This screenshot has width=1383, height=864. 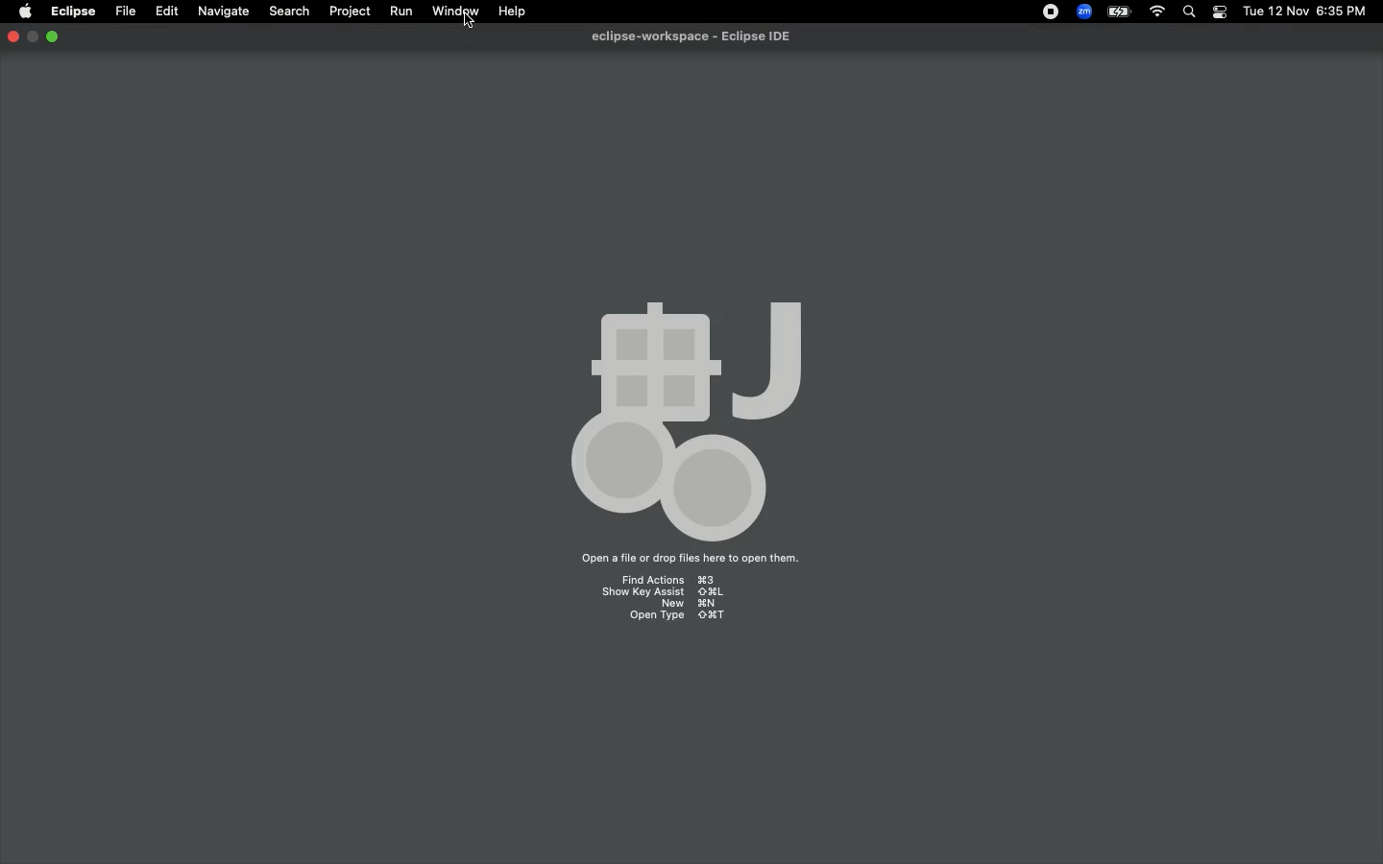 I want to click on Date/time, so click(x=1306, y=11).